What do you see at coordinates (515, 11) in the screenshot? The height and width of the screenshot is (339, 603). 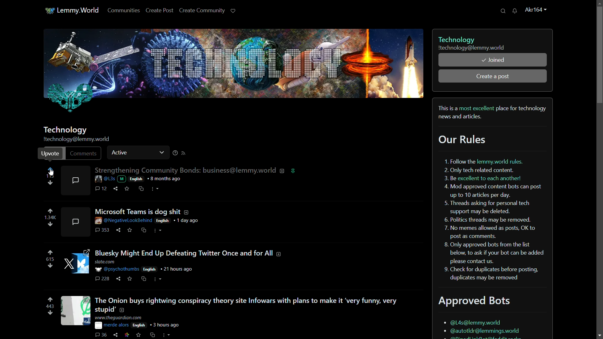 I see `unread messages` at bounding box center [515, 11].